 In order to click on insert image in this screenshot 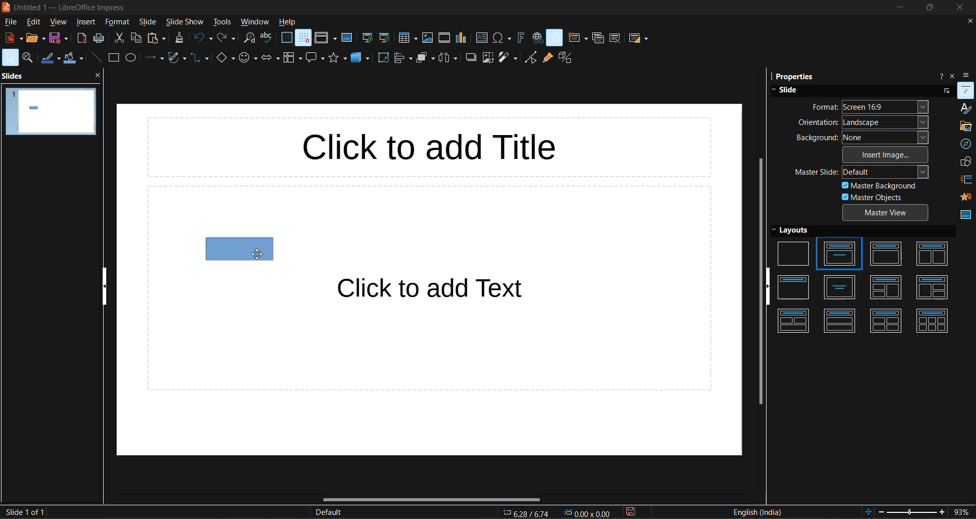, I will do `click(426, 38)`.